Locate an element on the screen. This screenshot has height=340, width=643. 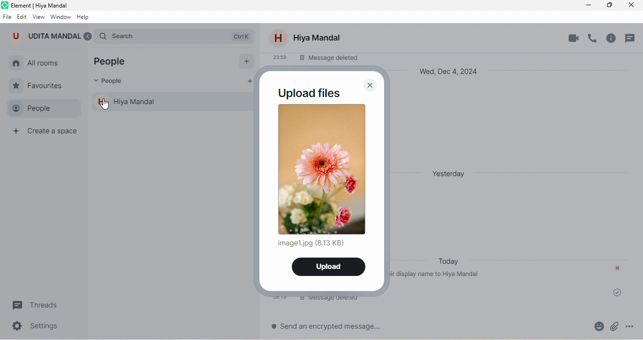
people is located at coordinates (41, 108).